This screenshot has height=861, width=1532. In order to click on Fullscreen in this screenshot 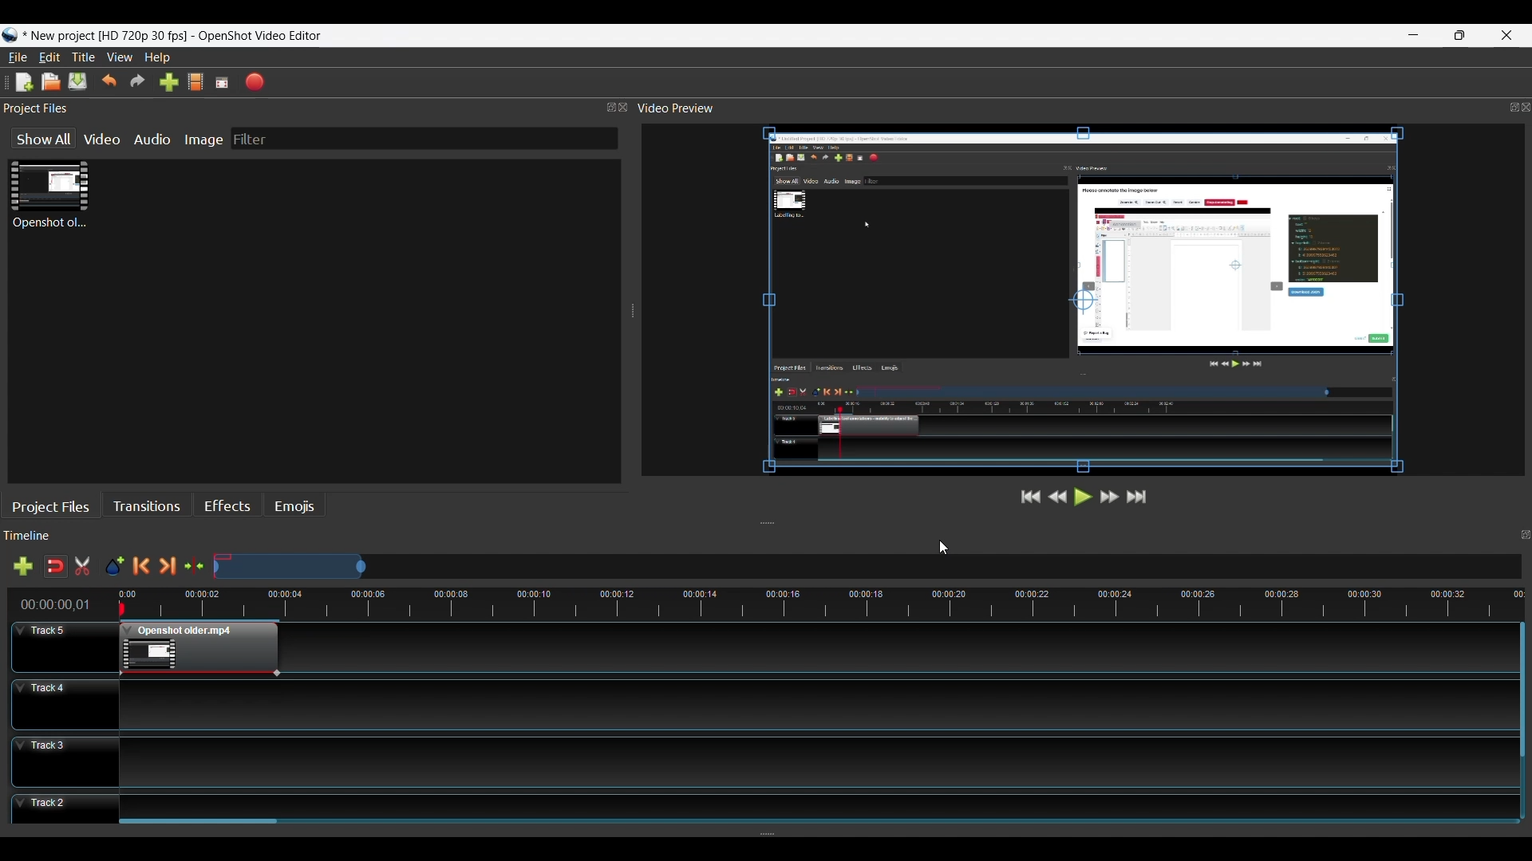, I will do `click(223, 82)`.